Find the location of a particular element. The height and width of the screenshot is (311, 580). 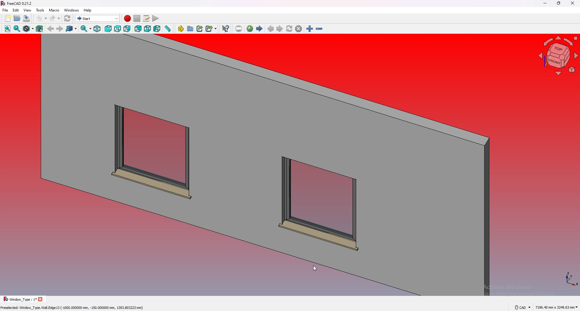

redo is located at coordinates (55, 18).